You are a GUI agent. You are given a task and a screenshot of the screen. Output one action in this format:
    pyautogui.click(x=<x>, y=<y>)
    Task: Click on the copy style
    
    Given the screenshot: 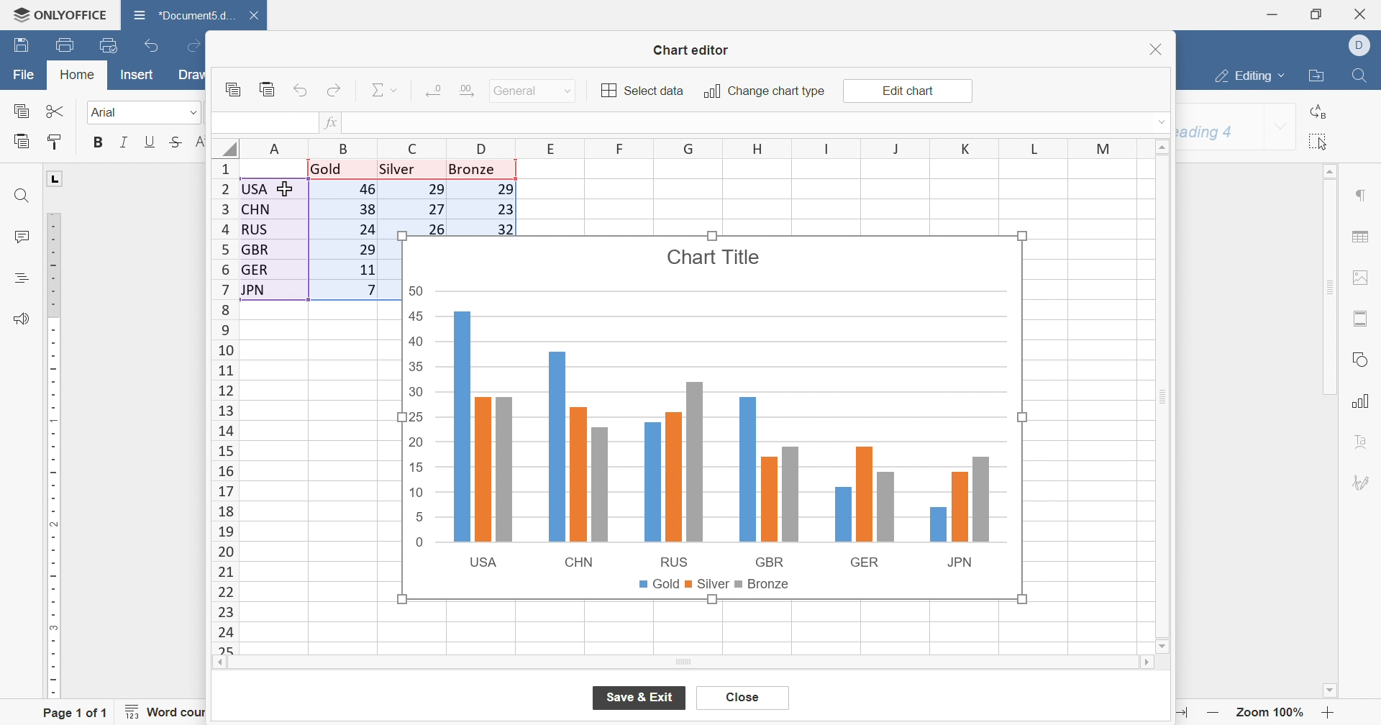 What is the action you would take?
    pyautogui.click(x=55, y=142)
    